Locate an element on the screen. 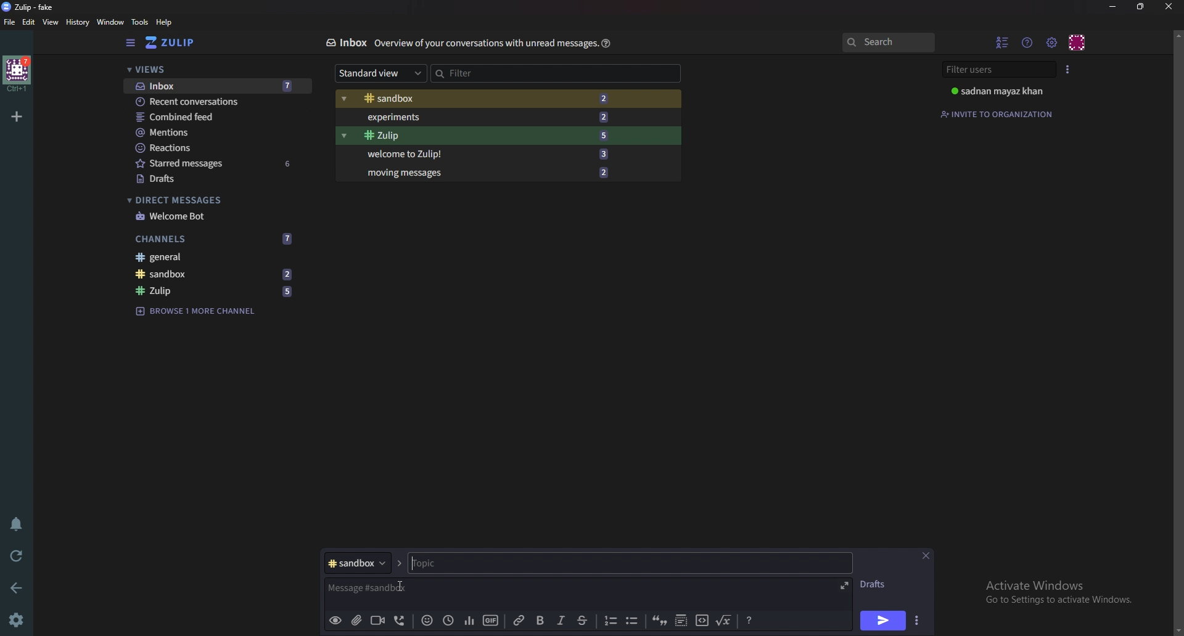  Emoji is located at coordinates (427, 619).